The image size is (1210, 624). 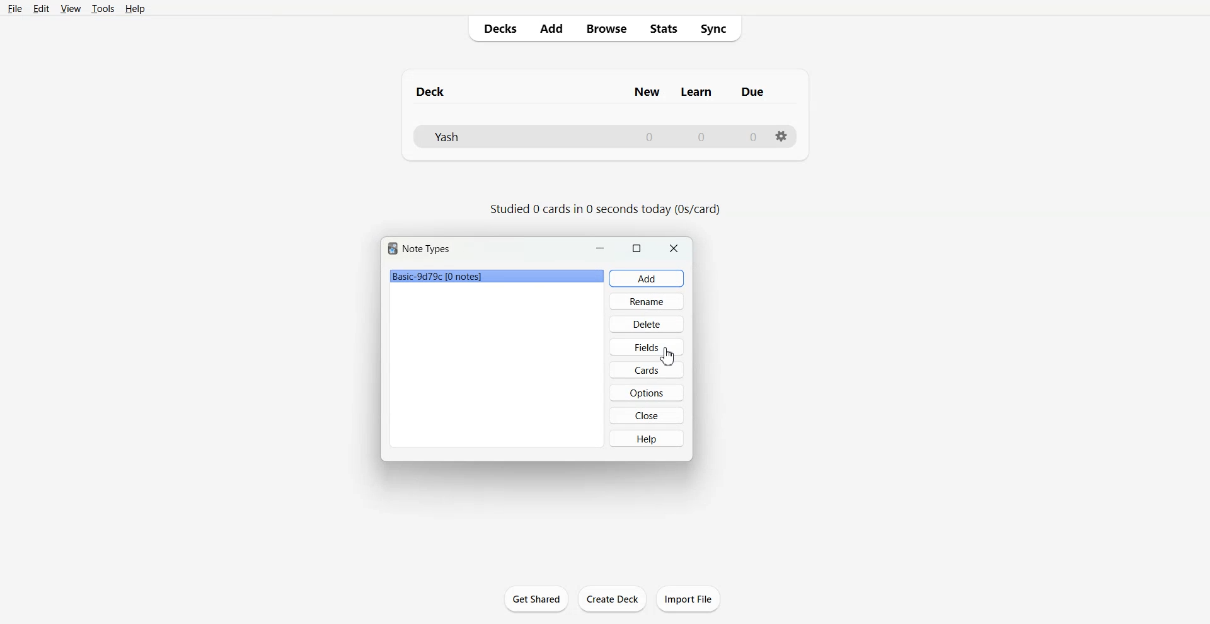 I want to click on Number of New cards, so click(x=649, y=137).